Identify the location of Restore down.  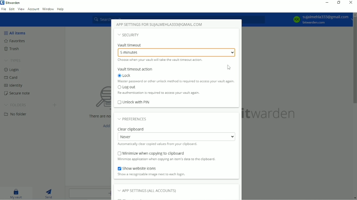
(338, 3).